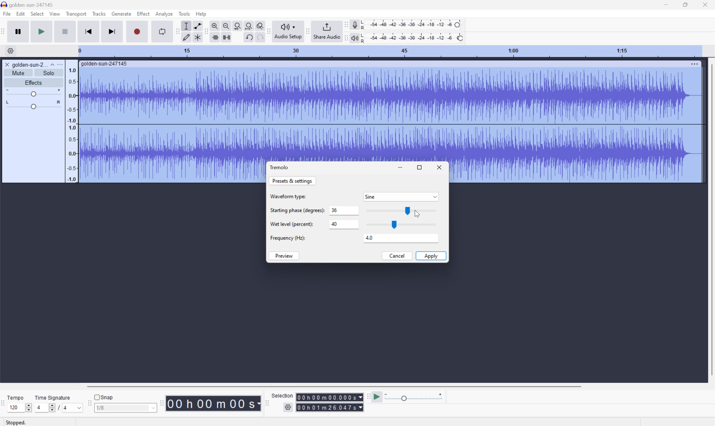 This screenshot has height=426, width=715. What do you see at coordinates (666, 4) in the screenshot?
I see `Minimize` at bounding box center [666, 4].